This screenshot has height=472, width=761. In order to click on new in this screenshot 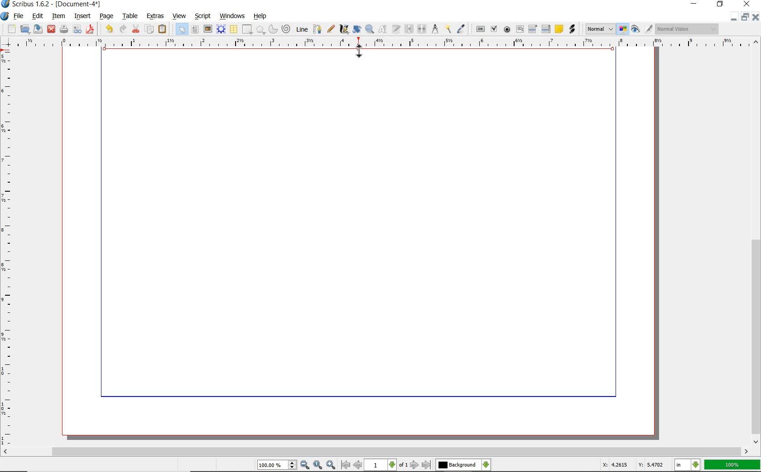, I will do `click(9, 29)`.